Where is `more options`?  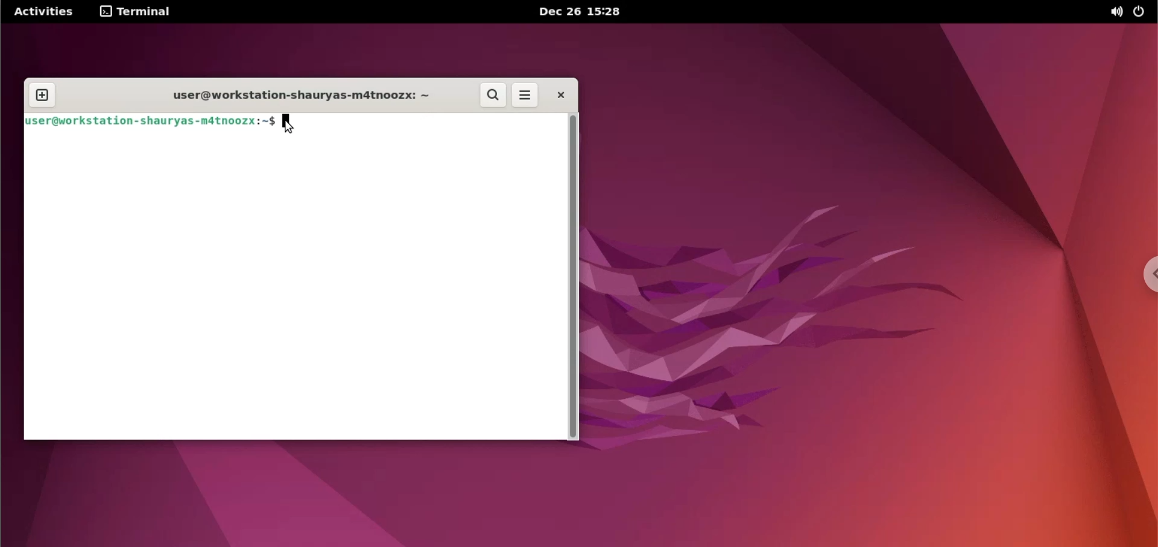 more options is located at coordinates (525, 96).